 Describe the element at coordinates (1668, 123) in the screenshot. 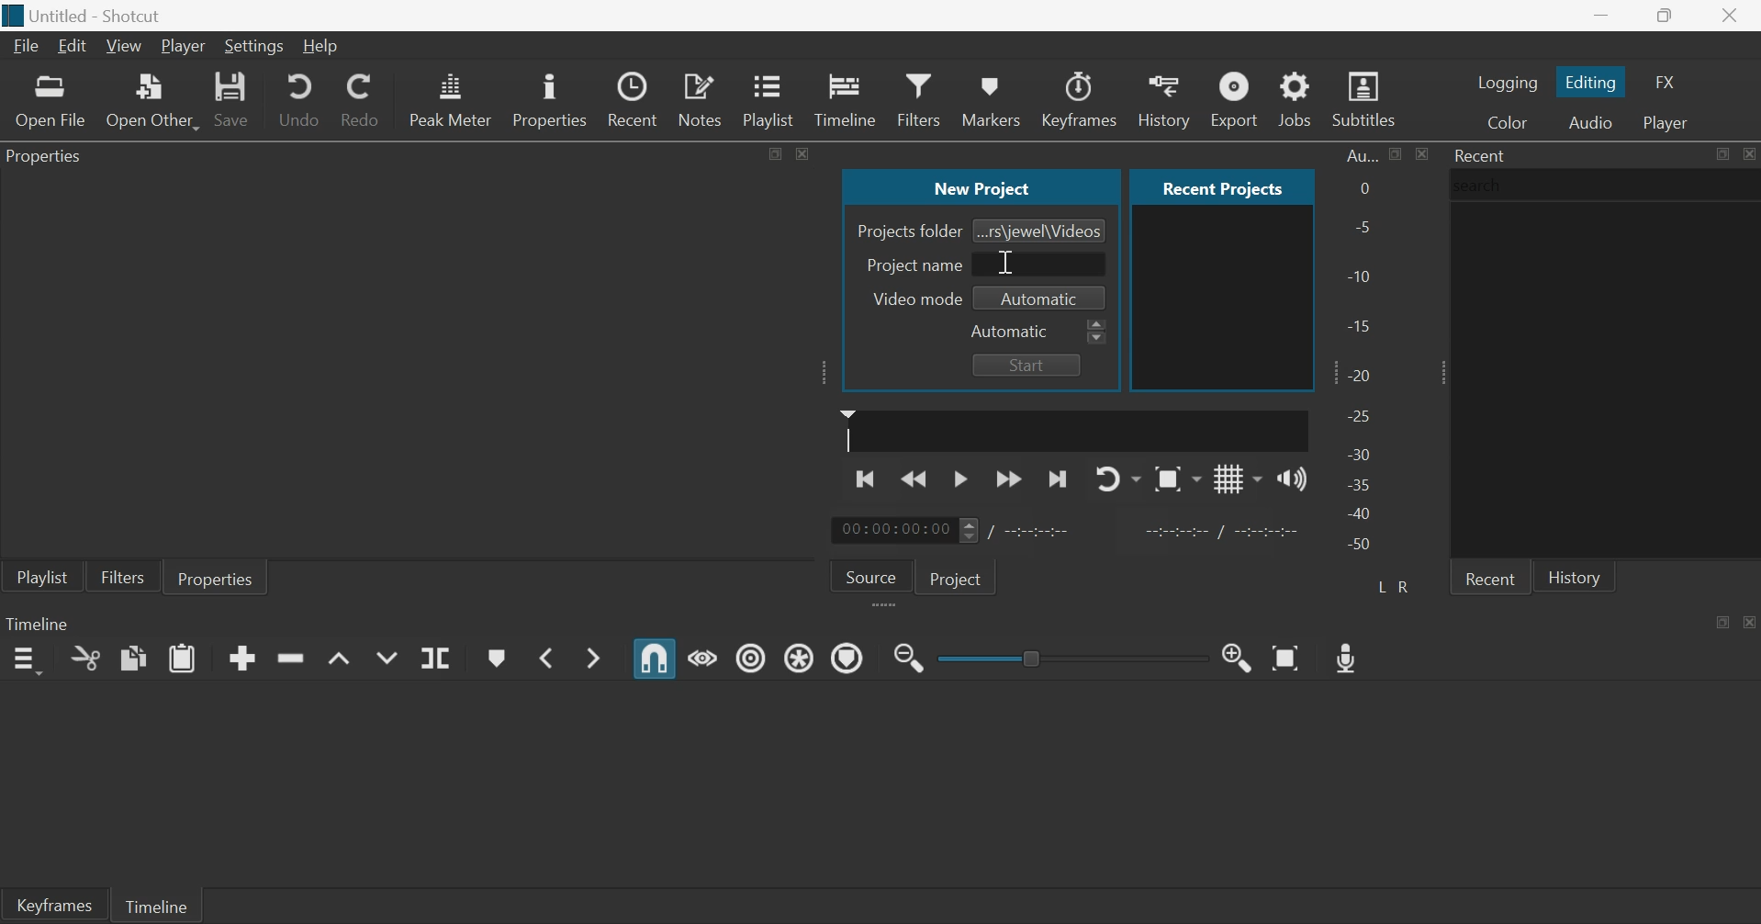

I see `Switch to the Player only layout` at that location.